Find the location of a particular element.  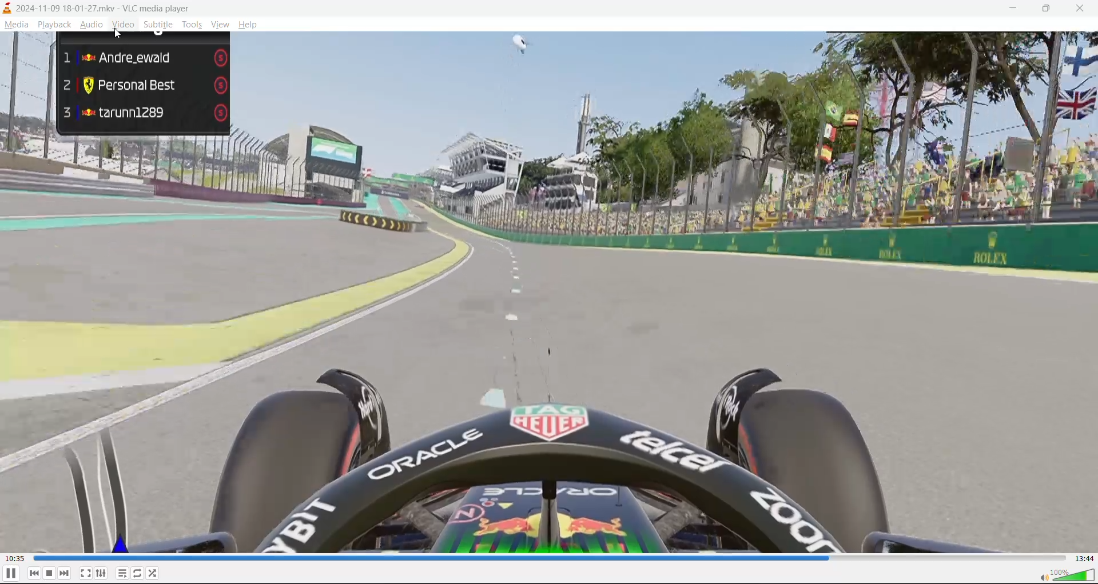

help is located at coordinates (246, 24).